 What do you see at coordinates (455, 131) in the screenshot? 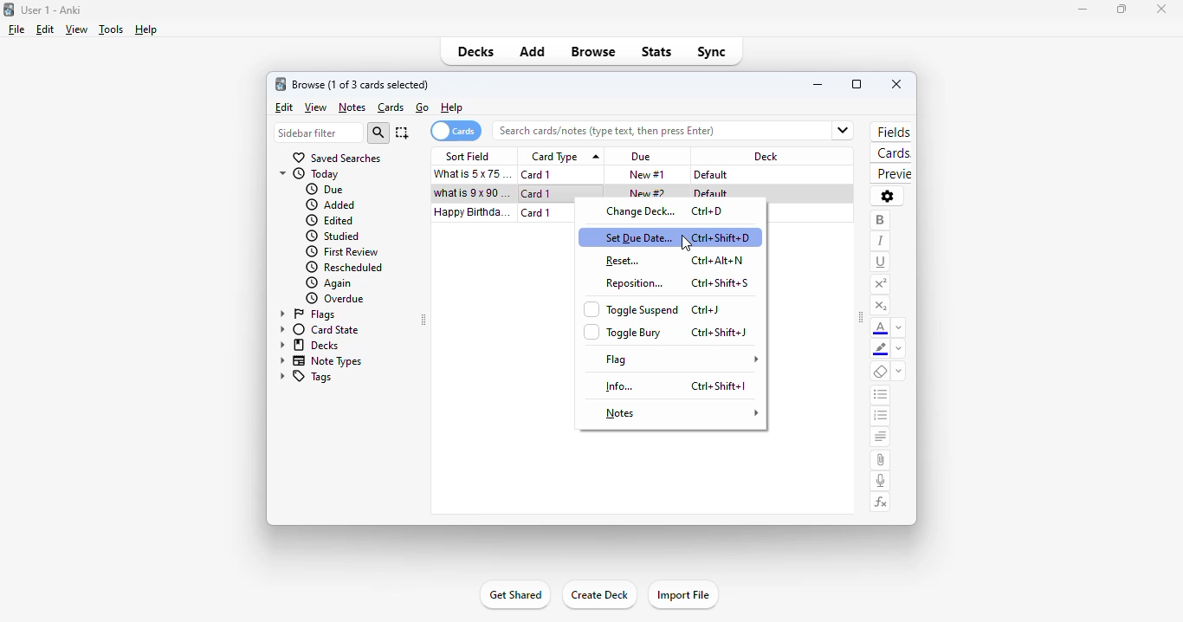
I see `cards` at bounding box center [455, 131].